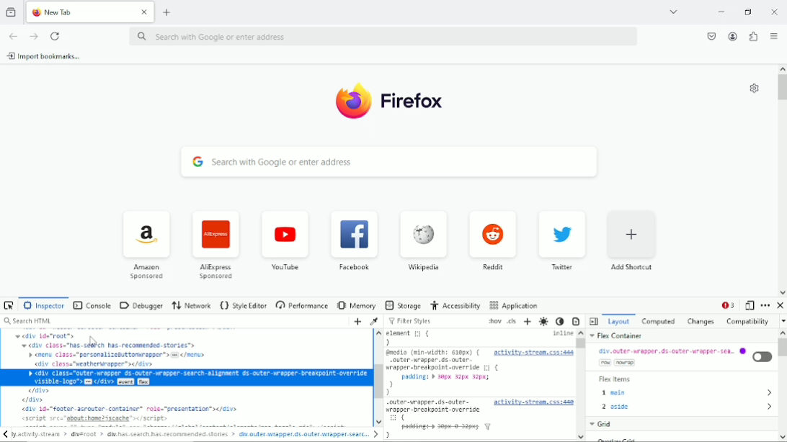 The height and width of the screenshot is (442, 787). I want to click on element [] (), so click(410, 338).